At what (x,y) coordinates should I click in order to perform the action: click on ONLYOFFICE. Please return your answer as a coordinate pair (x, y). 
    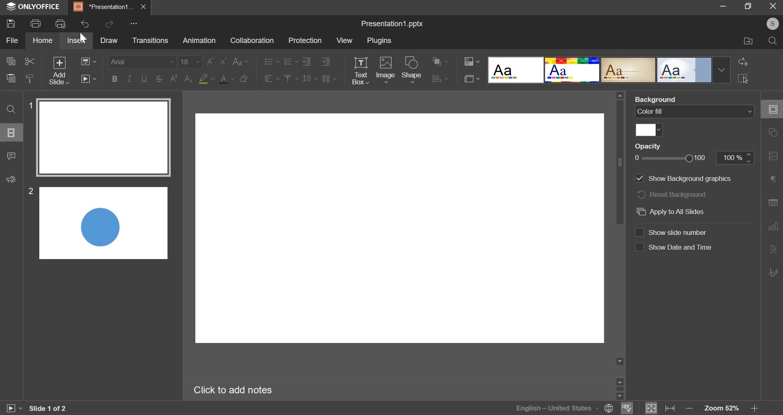
    Looking at the image, I should click on (32, 8).